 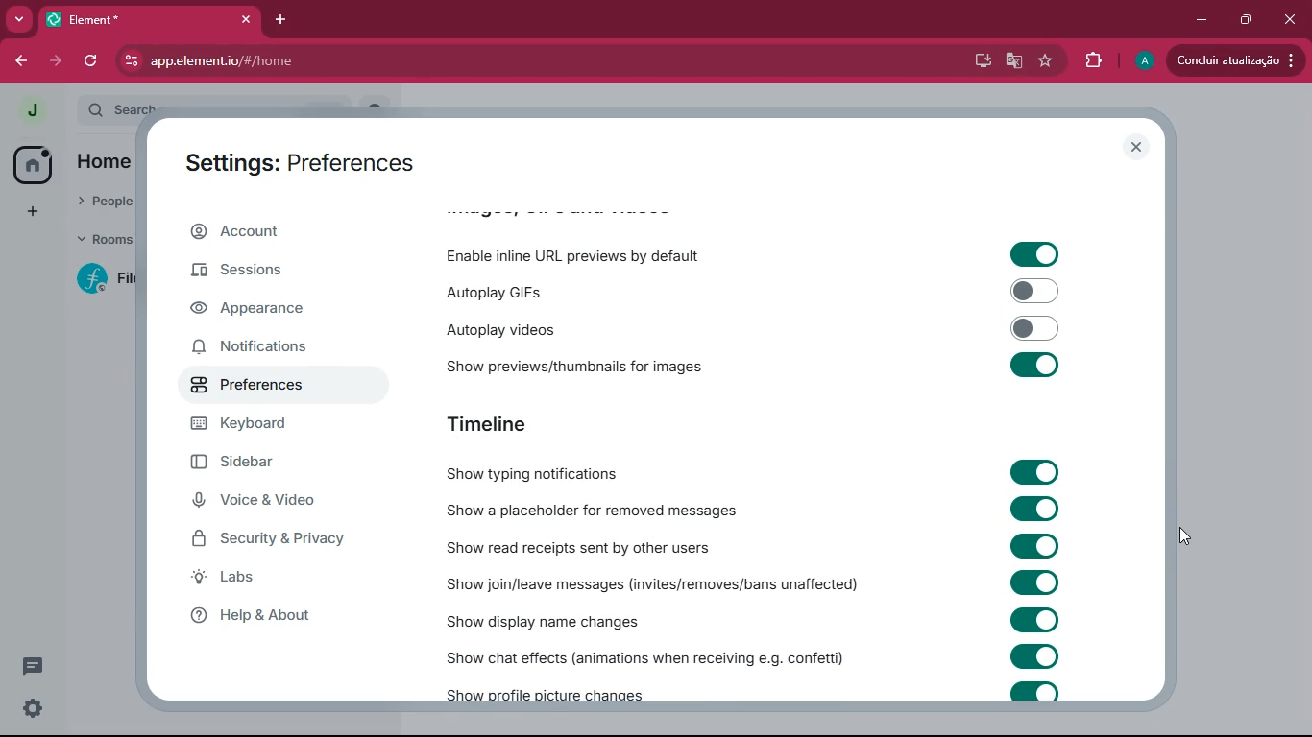 What do you see at coordinates (563, 474) in the screenshot?
I see `show typing notifications` at bounding box center [563, 474].